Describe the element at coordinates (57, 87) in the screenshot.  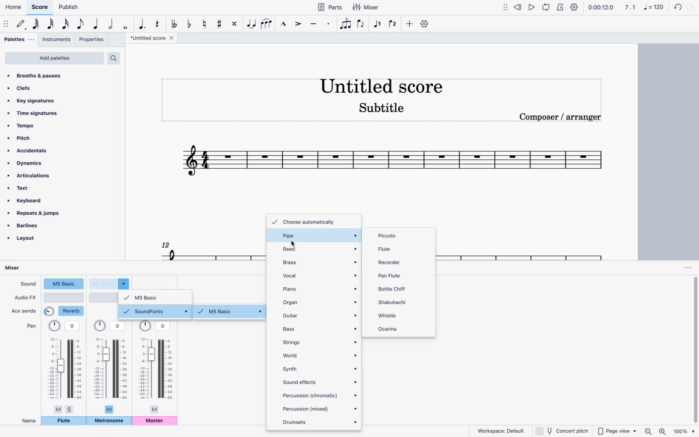
I see `clefs` at that location.